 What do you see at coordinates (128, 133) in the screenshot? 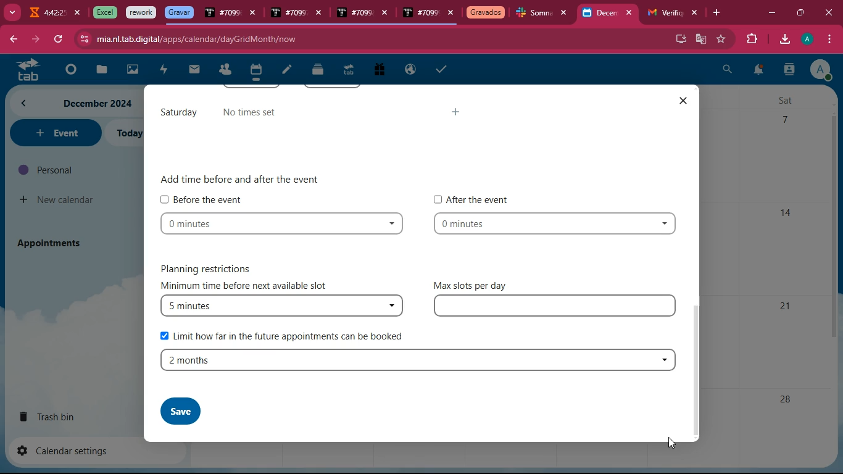
I see `today` at bounding box center [128, 133].